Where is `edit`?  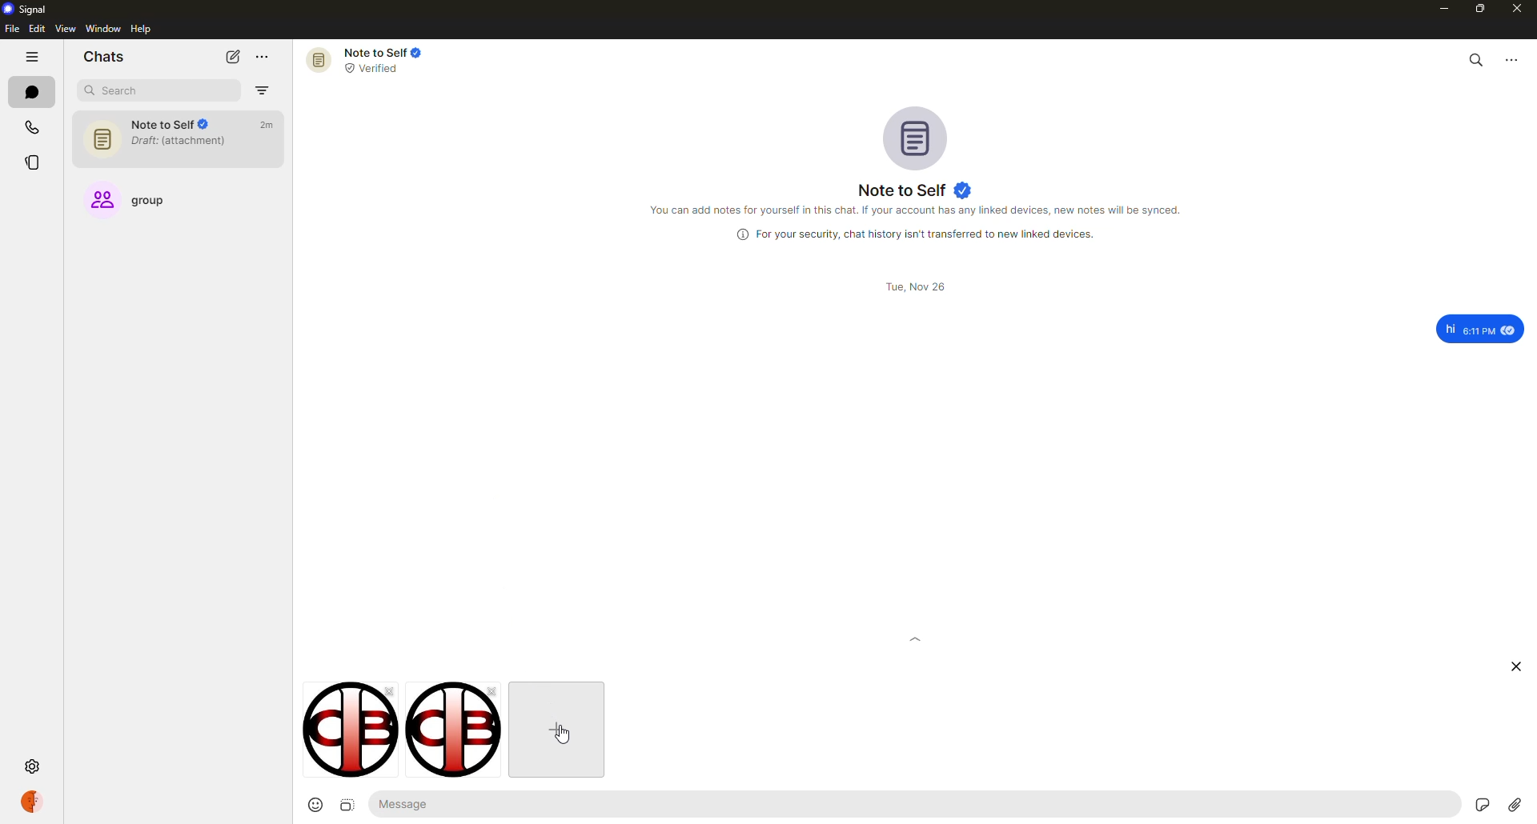 edit is located at coordinates (38, 29).